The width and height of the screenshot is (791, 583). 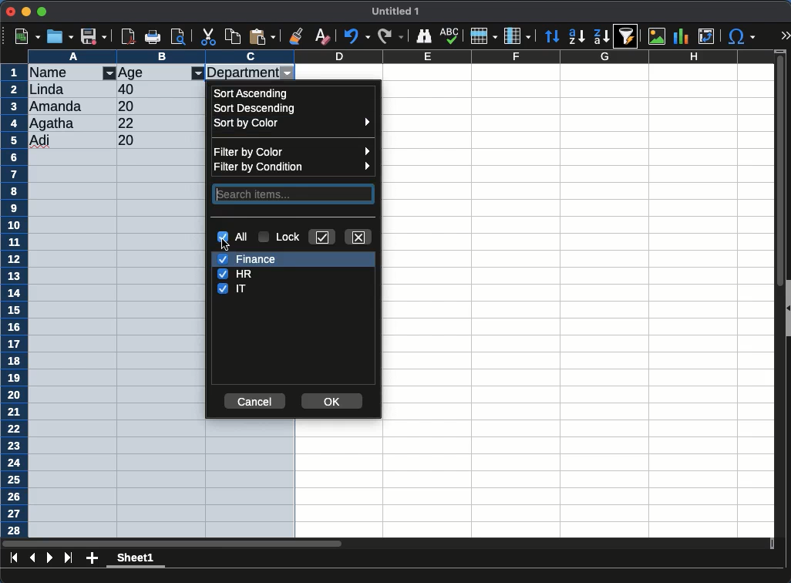 I want to click on filter, so click(x=288, y=74).